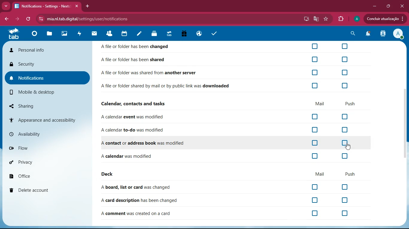 This screenshot has width=409, height=229. What do you see at coordinates (316, 213) in the screenshot?
I see `off` at bounding box center [316, 213].